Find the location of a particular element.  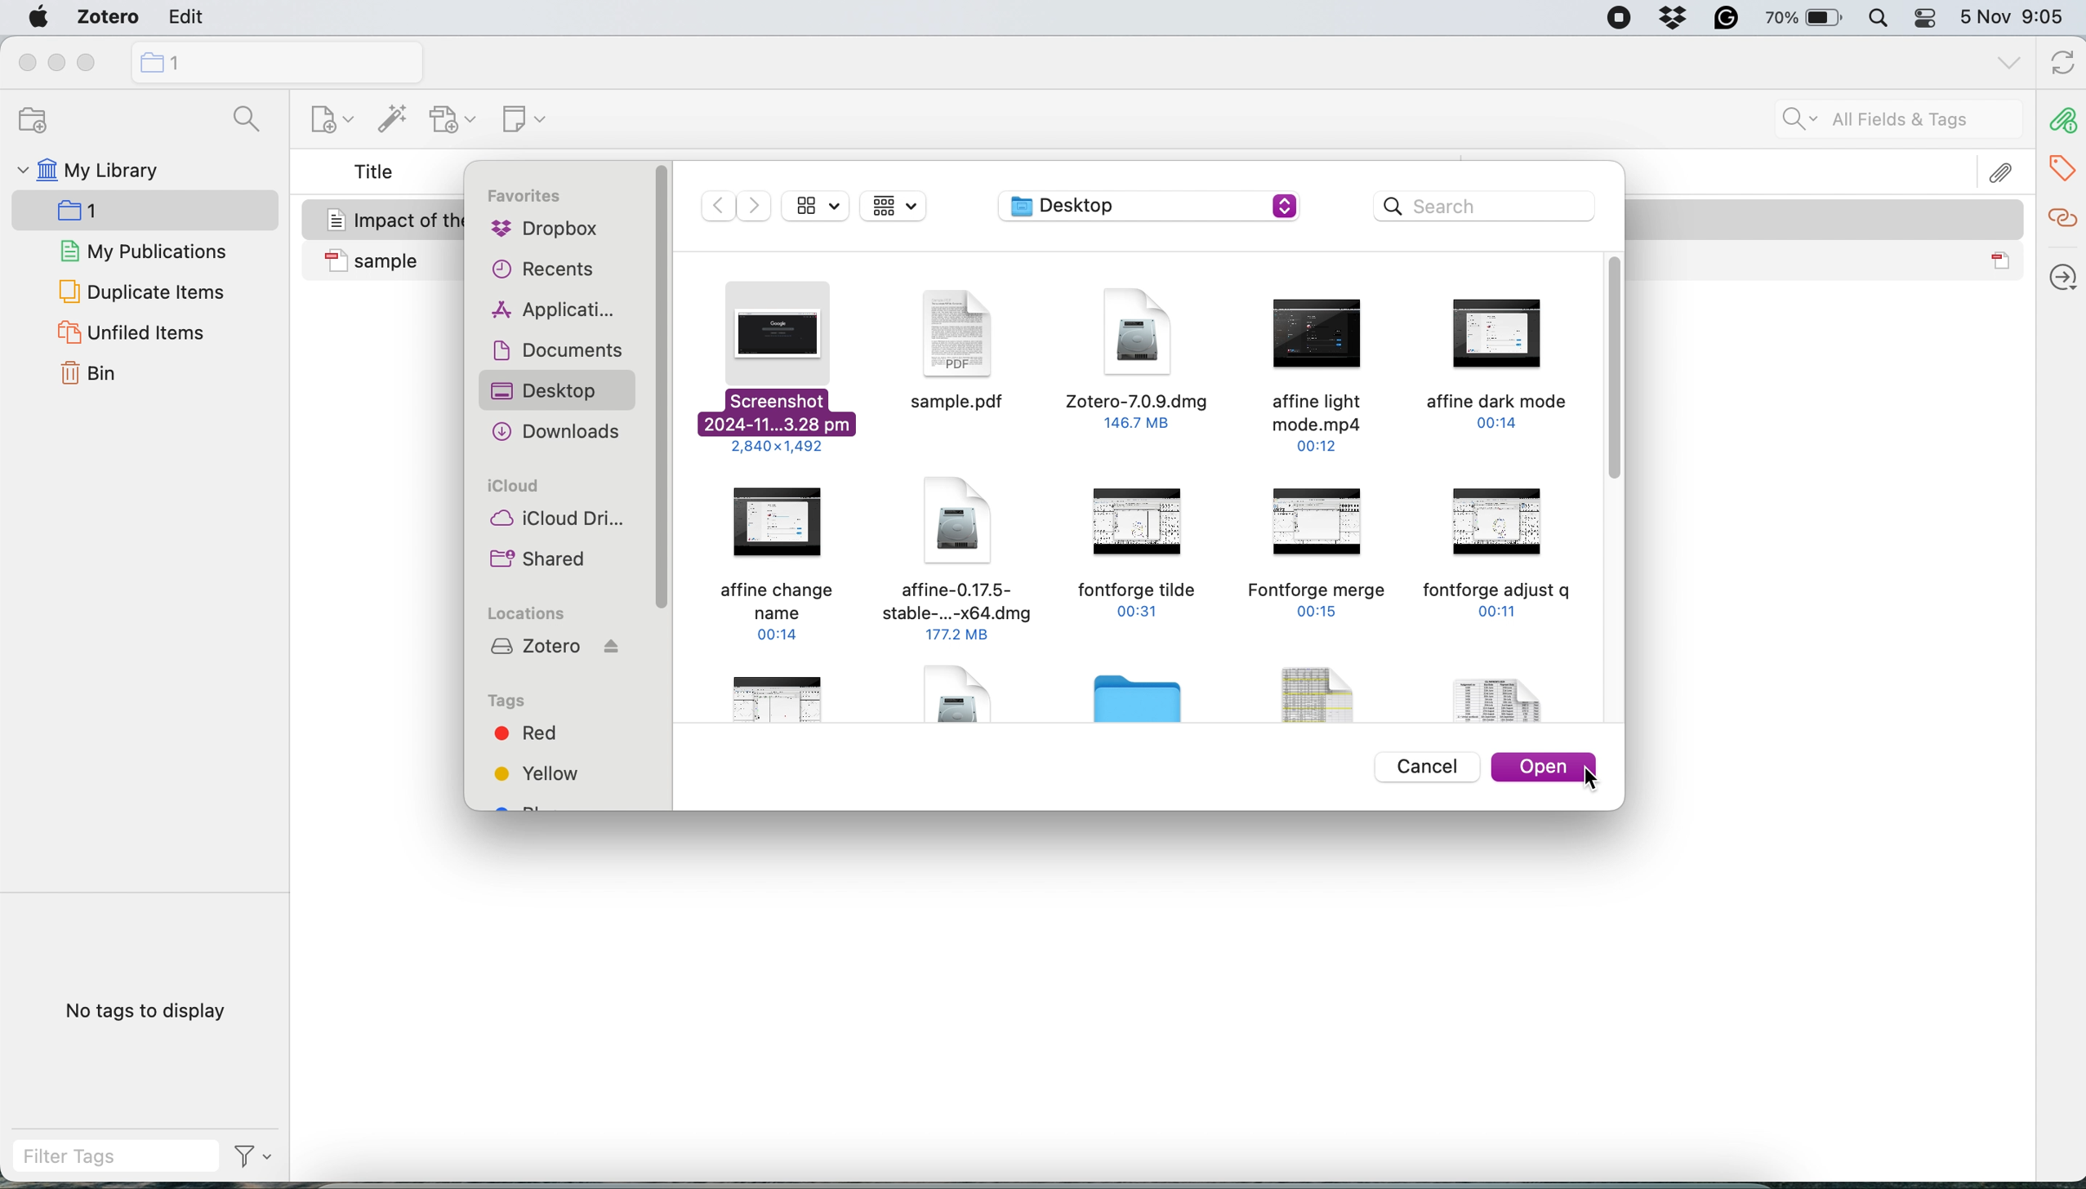

file is located at coordinates (782, 697).